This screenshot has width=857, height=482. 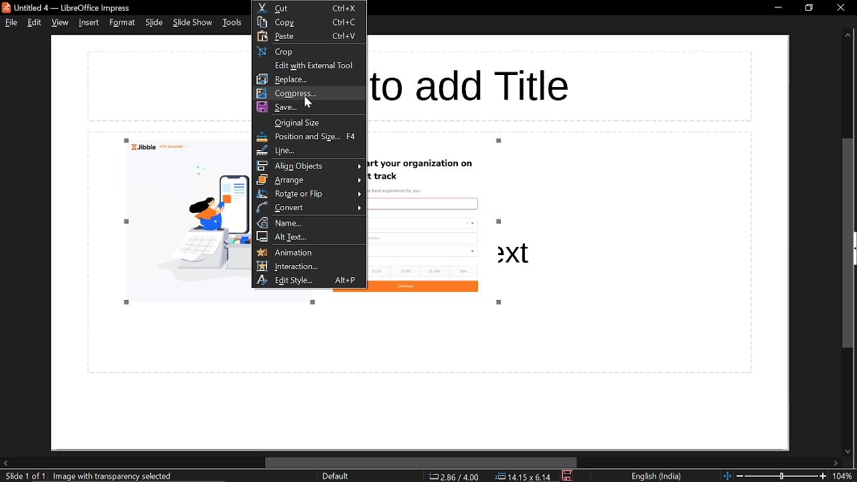 What do you see at coordinates (309, 222) in the screenshot?
I see `name` at bounding box center [309, 222].